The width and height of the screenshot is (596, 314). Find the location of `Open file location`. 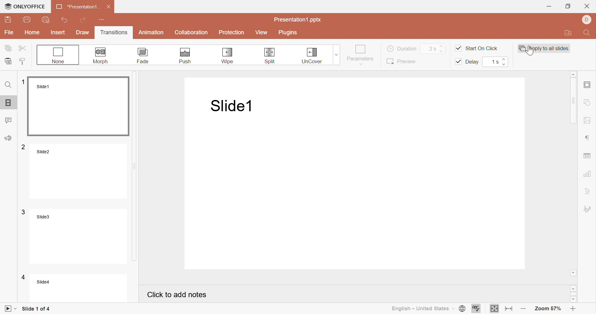

Open file location is located at coordinates (568, 33).